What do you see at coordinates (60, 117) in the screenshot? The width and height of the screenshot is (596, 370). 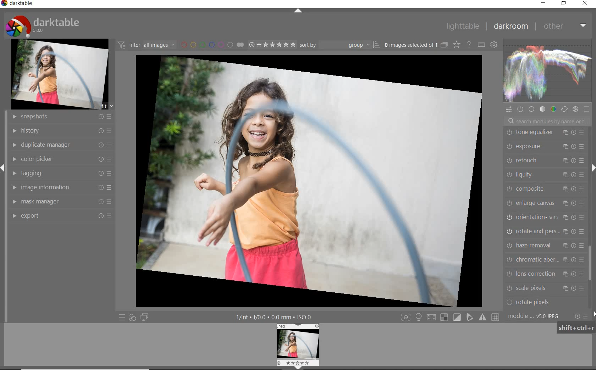 I see `snapshots` at bounding box center [60, 117].